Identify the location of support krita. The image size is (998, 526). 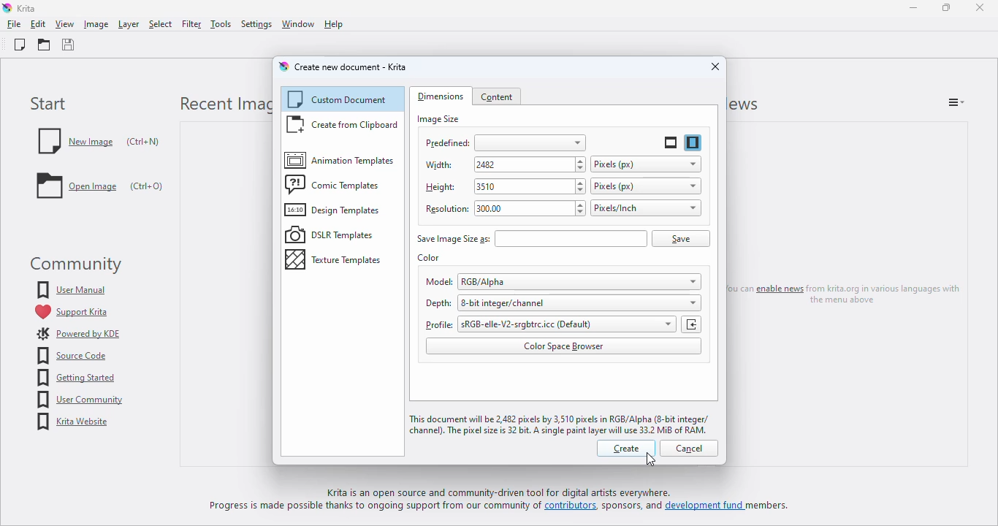
(71, 312).